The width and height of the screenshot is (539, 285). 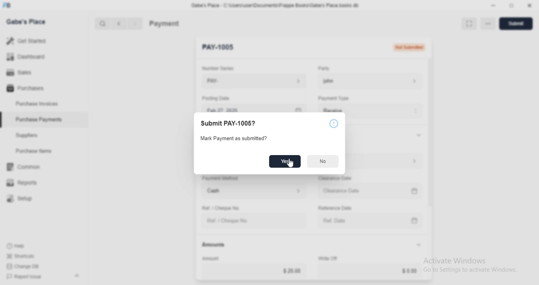 What do you see at coordinates (228, 123) in the screenshot?
I see `Submit PAY-1005?` at bounding box center [228, 123].